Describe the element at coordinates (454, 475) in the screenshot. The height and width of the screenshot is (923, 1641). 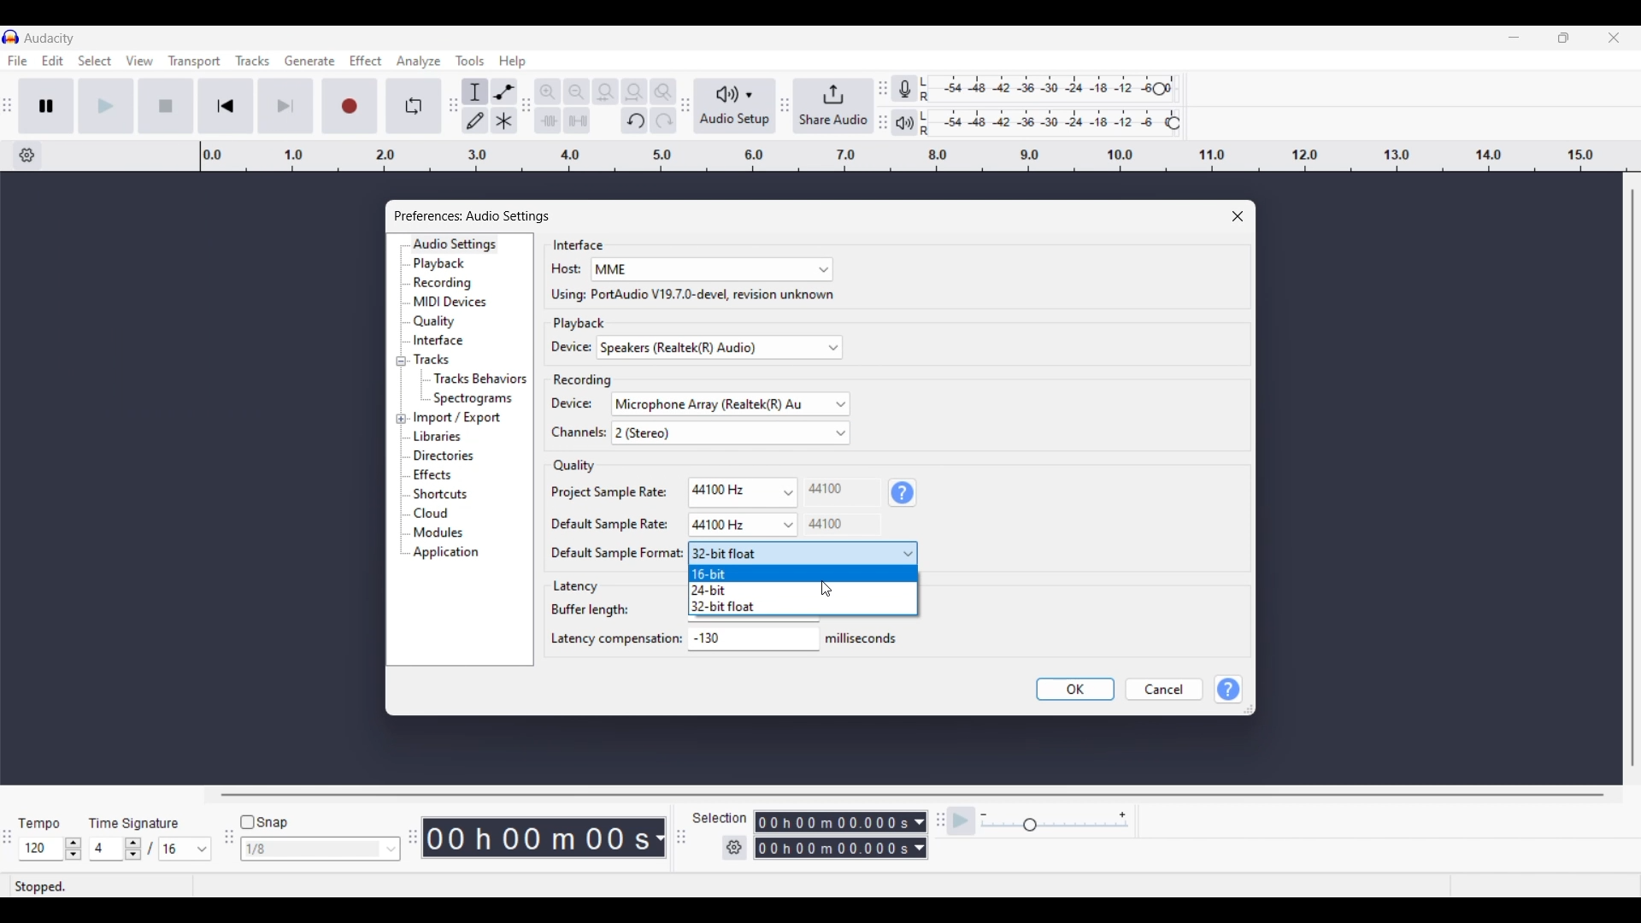
I see `Effects` at that location.